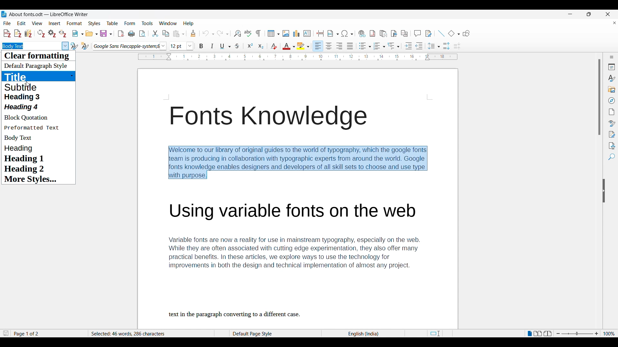 The image size is (618, 347). I want to click on Navigator, so click(612, 101).